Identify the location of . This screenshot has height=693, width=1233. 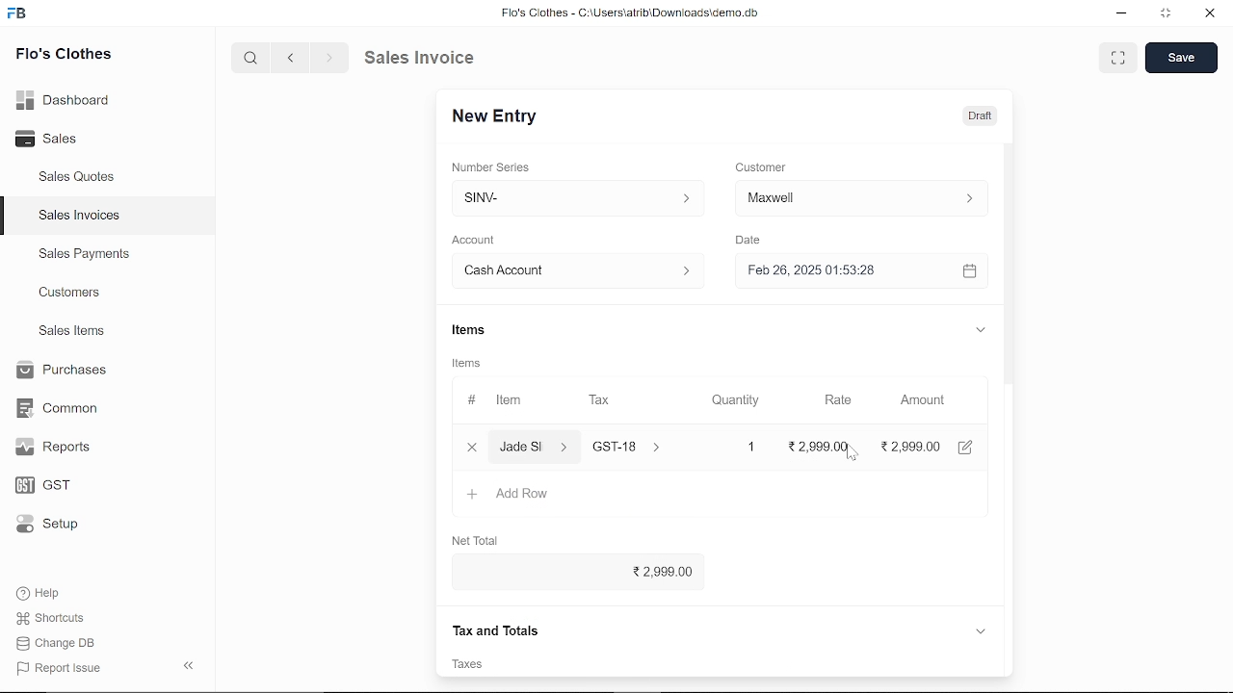
(469, 365).